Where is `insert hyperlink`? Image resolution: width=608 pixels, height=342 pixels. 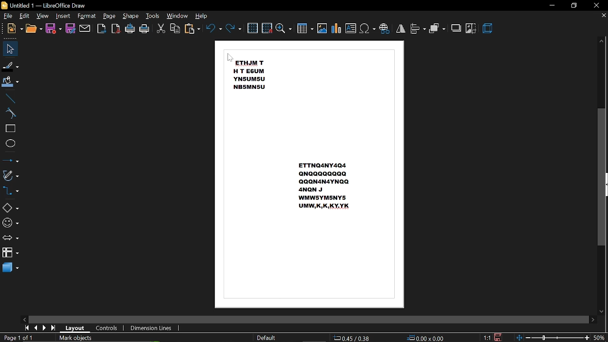
insert hyperlink is located at coordinates (385, 28).